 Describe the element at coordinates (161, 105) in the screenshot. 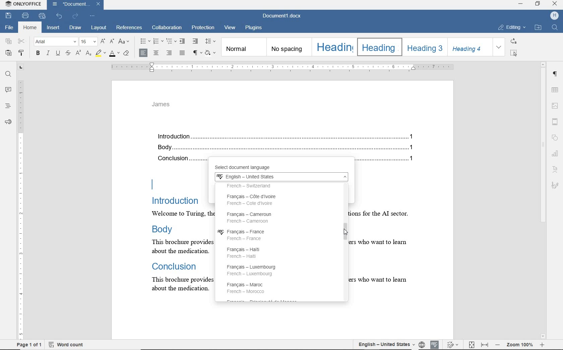

I see `james` at that location.